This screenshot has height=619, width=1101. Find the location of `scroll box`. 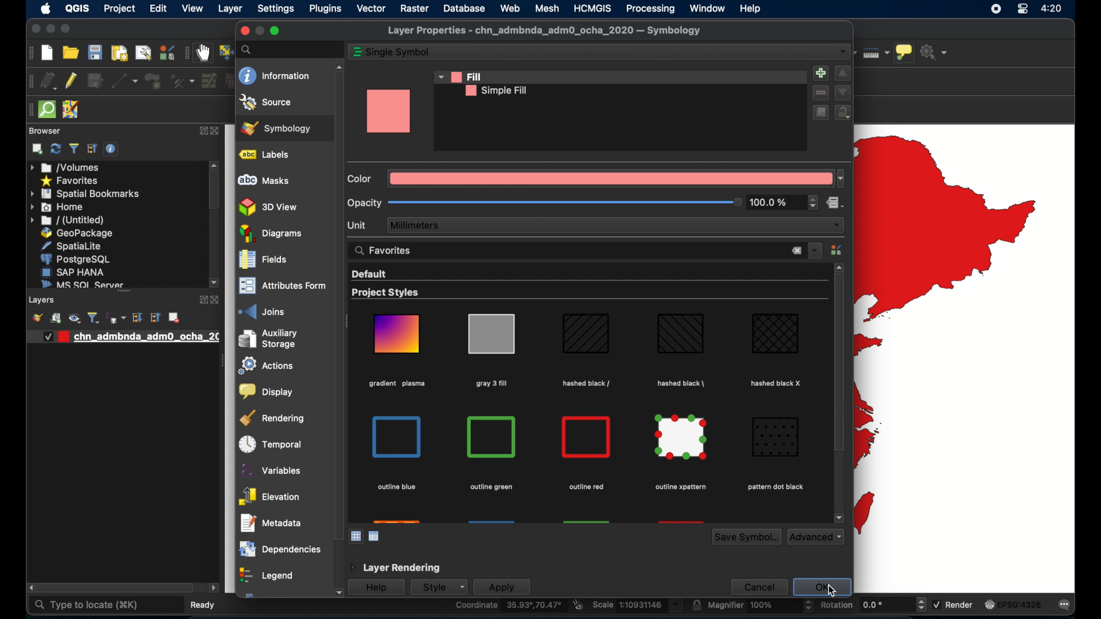

scroll box is located at coordinates (116, 589).